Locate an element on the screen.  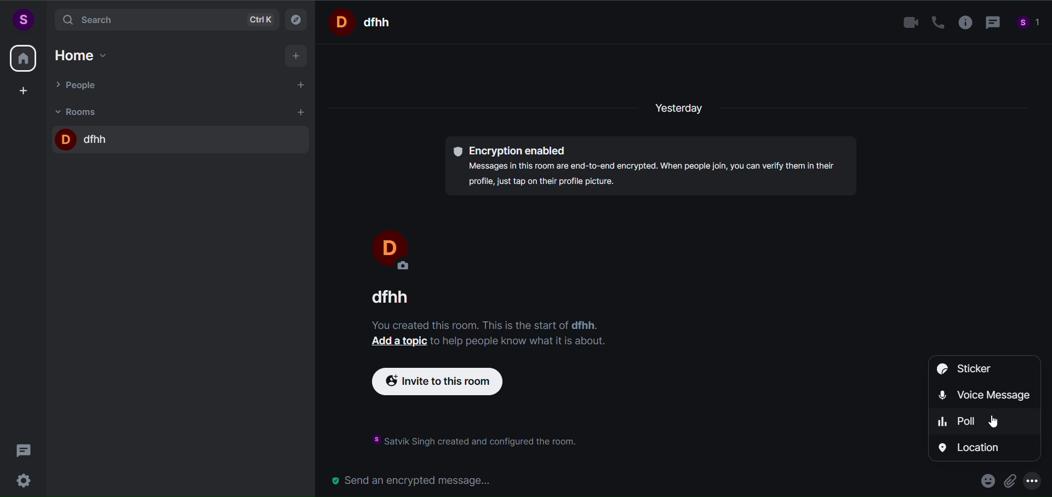
poll is located at coordinates (971, 422).